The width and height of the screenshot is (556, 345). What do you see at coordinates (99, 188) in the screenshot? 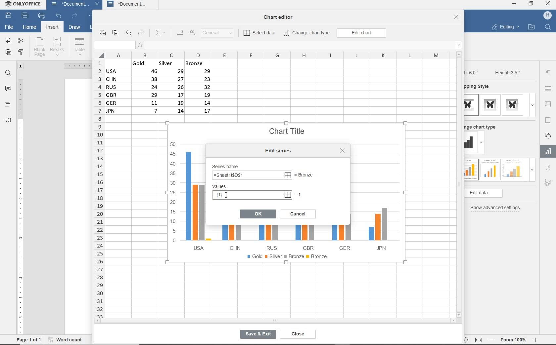
I see `rows` at bounding box center [99, 188].